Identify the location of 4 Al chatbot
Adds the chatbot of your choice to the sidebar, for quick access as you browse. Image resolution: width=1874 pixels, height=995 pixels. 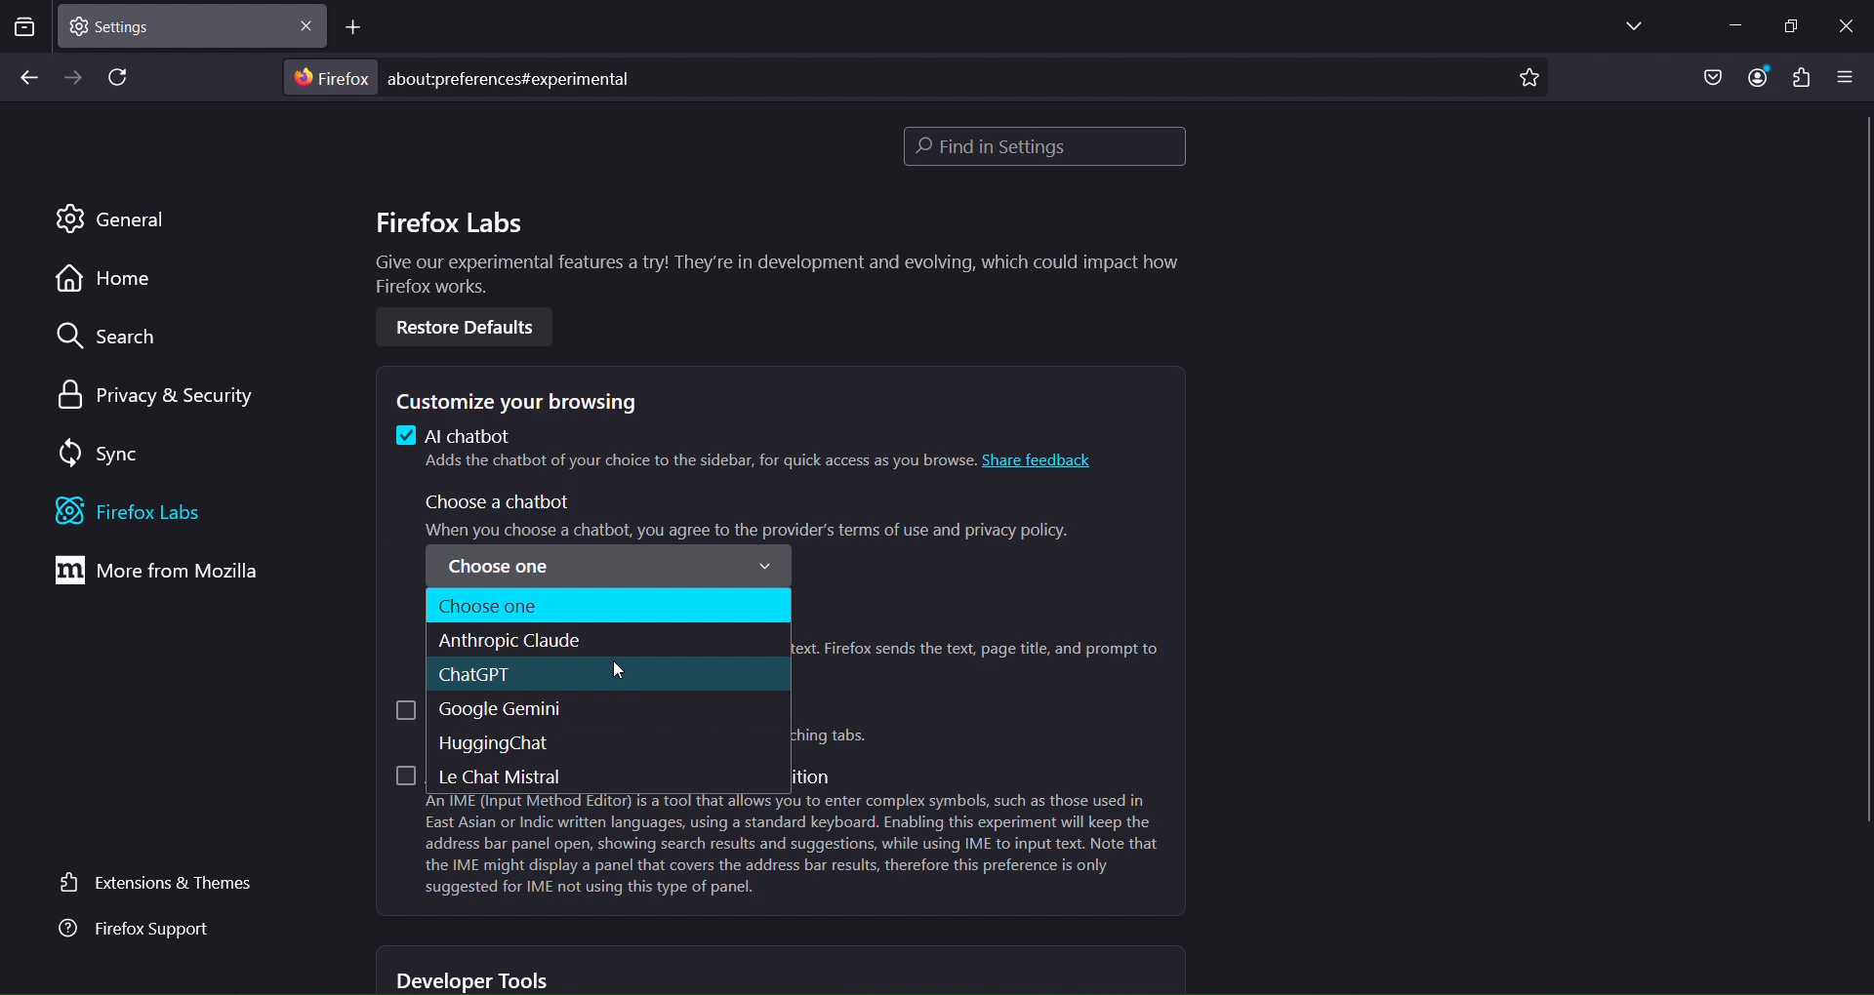
(680, 448).